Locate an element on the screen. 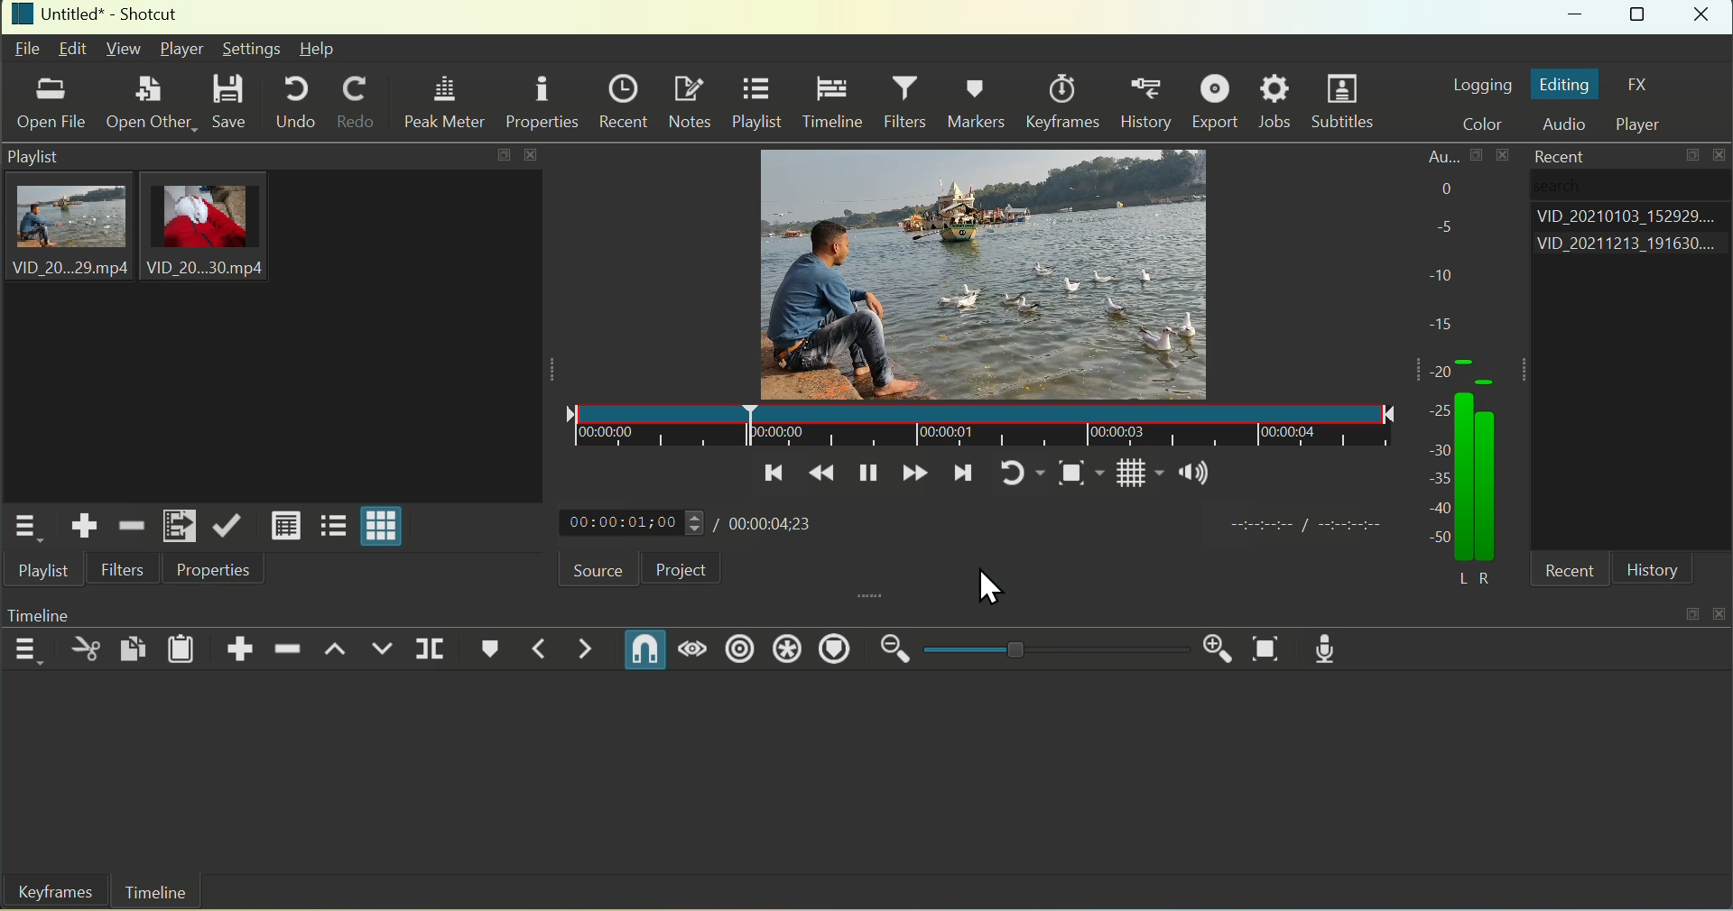 This screenshot has height=911, width=1733. Player is located at coordinates (1647, 124).